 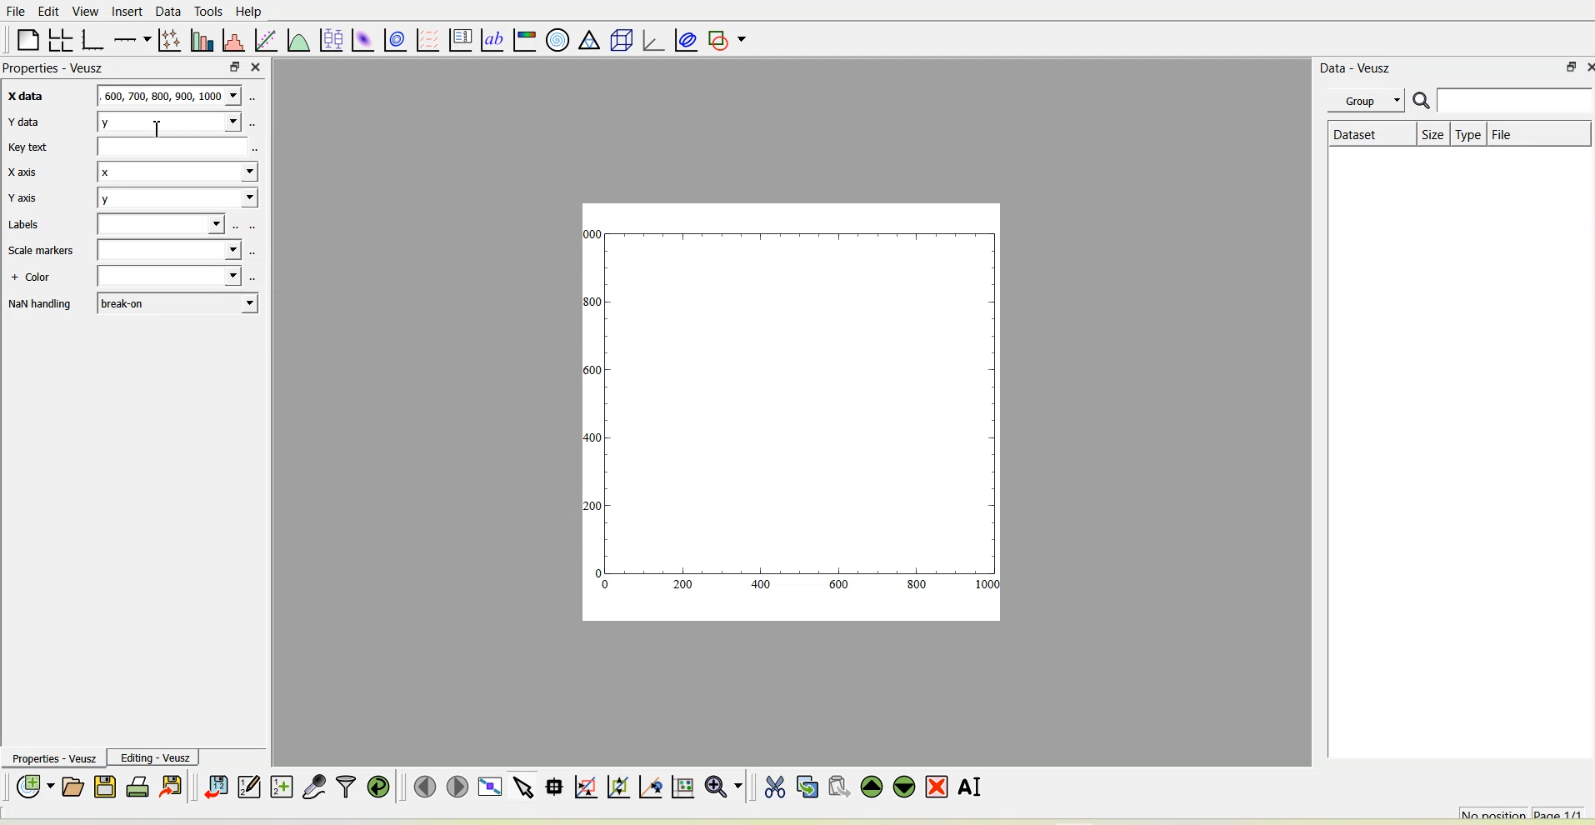 What do you see at coordinates (424, 786) in the screenshot?
I see `Move to the previous page` at bounding box center [424, 786].